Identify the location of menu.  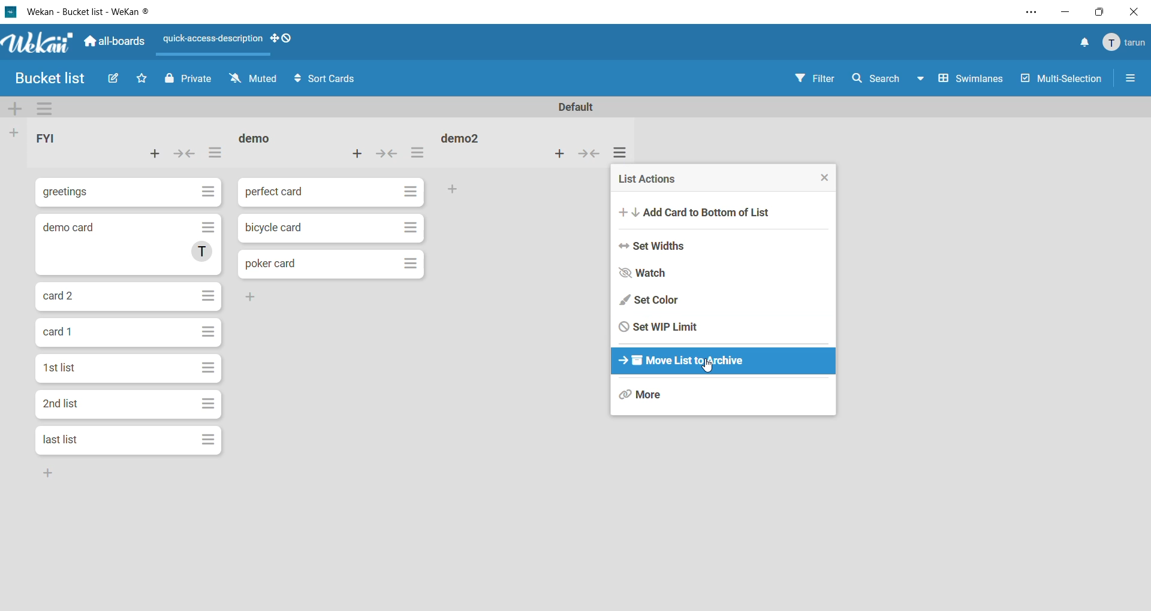
(1125, 43).